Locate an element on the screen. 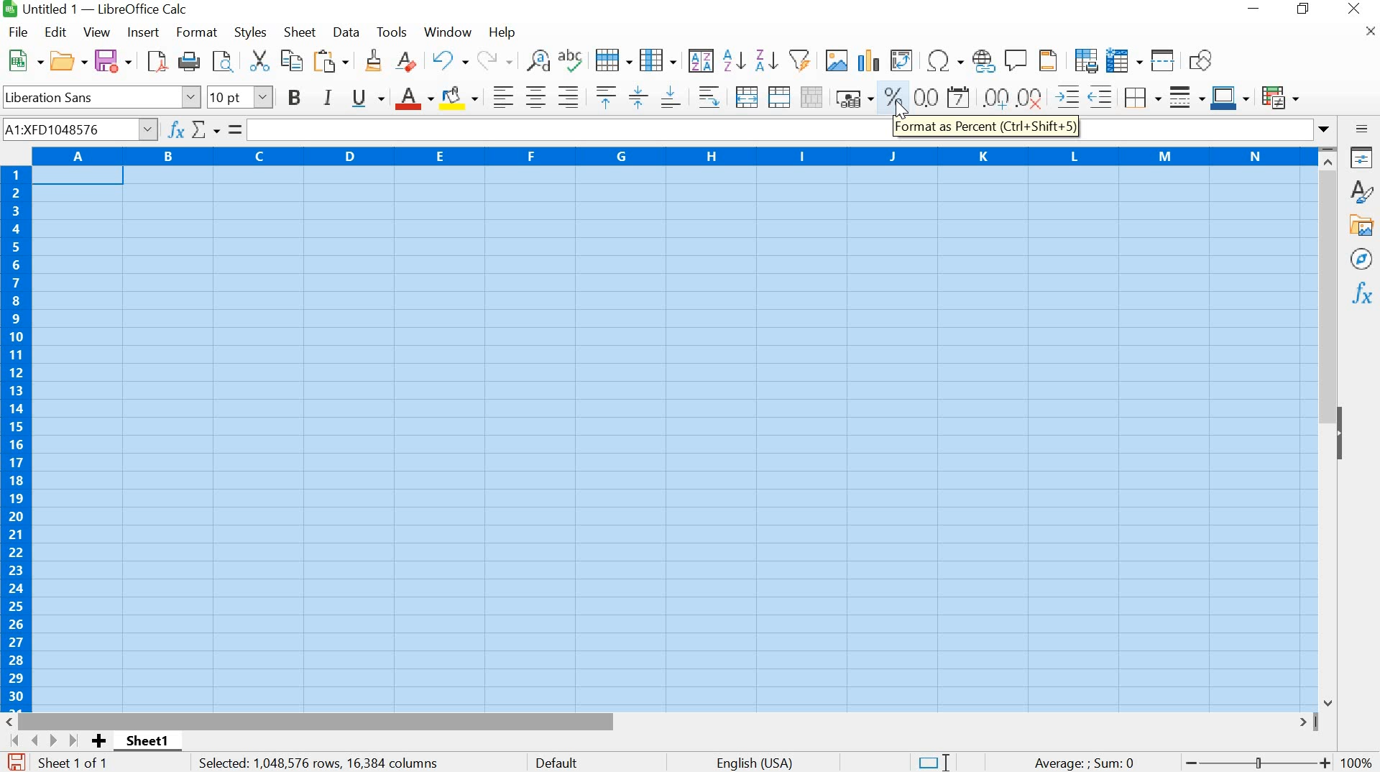  Navigator is located at coordinates (1362, 258).